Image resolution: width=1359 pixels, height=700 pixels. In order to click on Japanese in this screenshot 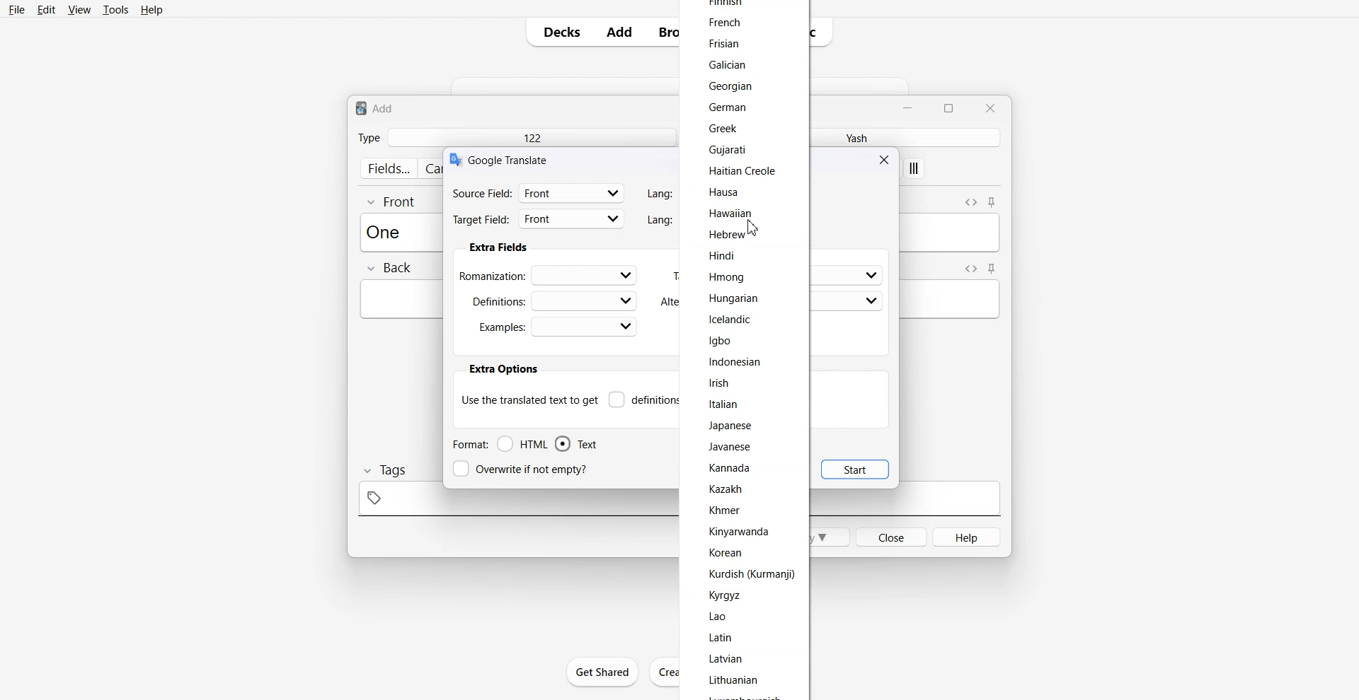, I will do `click(730, 426)`.